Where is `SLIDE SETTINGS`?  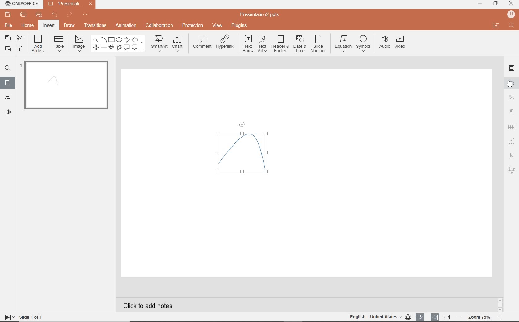
SLIDE SETTINGS is located at coordinates (512, 68).